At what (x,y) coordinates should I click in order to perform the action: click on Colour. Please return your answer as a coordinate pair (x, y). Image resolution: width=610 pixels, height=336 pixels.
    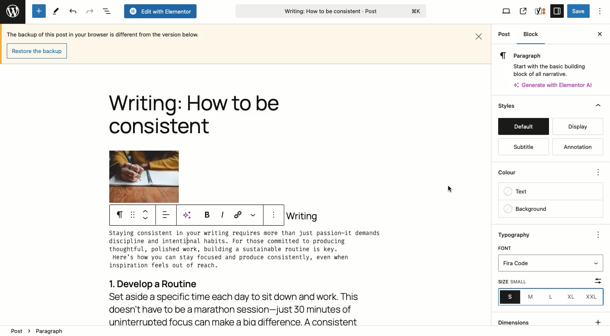
    Looking at the image, I should click on (543, 171).